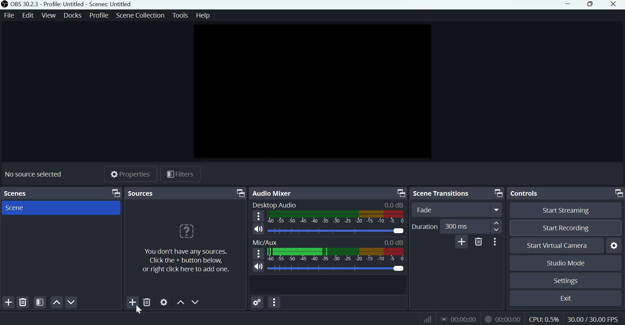 The width and height of the screenshot is (625, 325). I want to click on Add scene, so click(9, 302).